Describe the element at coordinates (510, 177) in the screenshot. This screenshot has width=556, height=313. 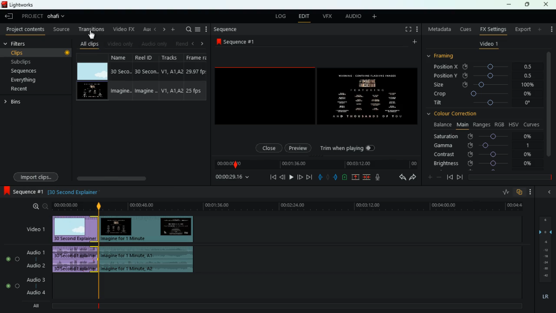
I see `time frame` at that location.